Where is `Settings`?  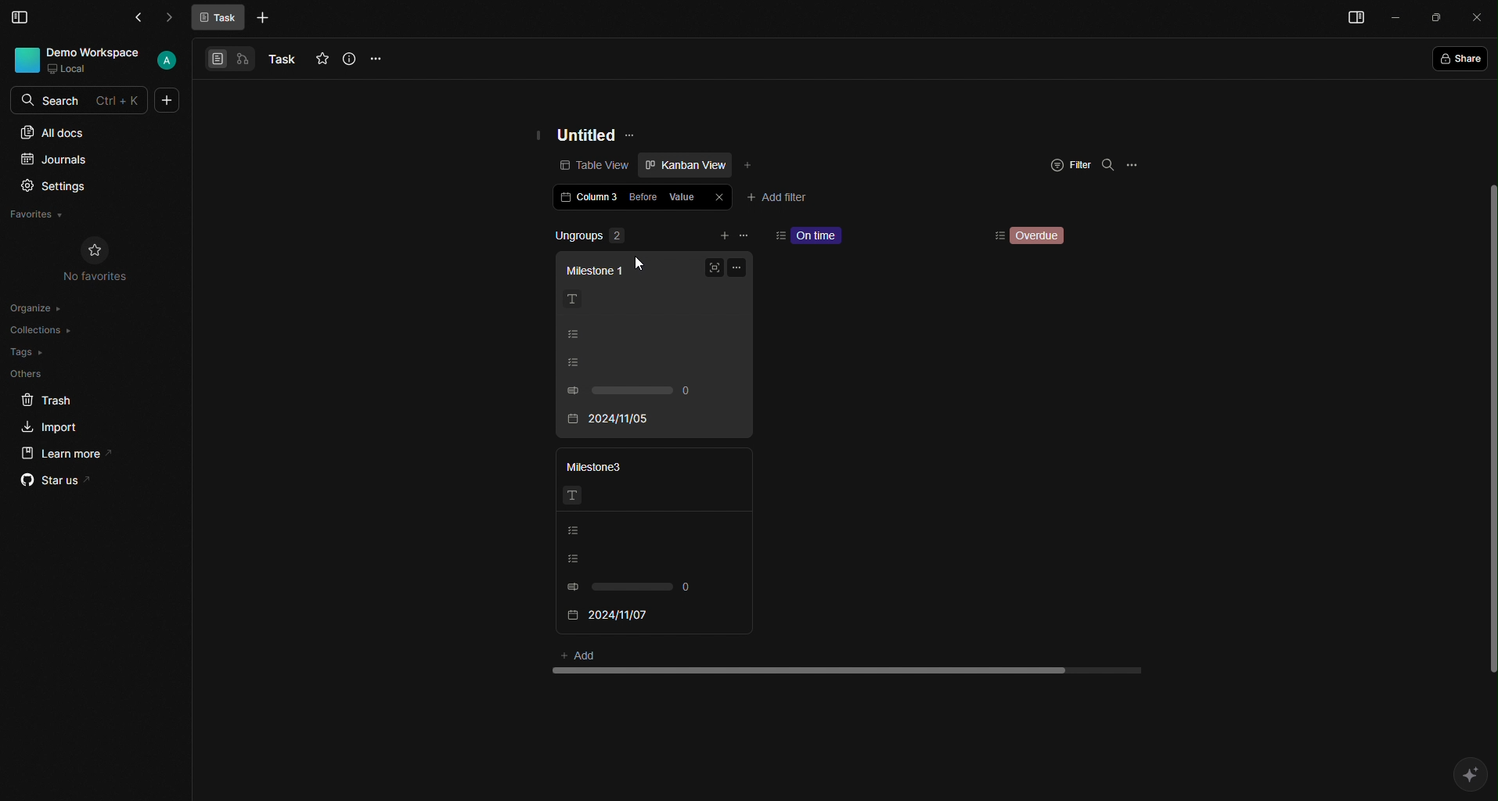 Settings is located at coordinates (53, 186).